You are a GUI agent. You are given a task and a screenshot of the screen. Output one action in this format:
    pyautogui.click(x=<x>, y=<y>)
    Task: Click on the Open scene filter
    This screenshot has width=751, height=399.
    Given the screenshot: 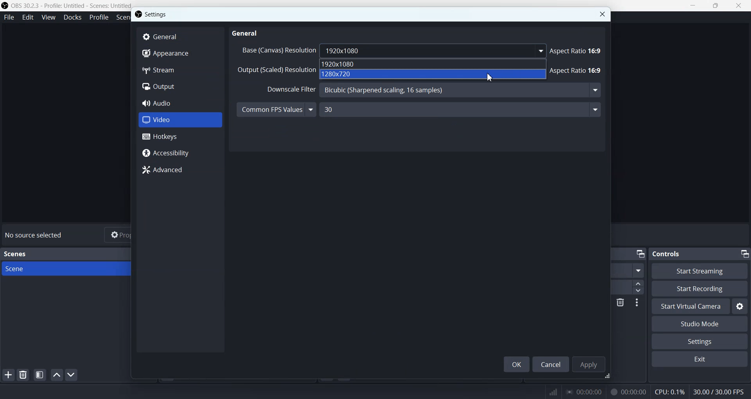 What is the action you would take?
    pyautogui.click(x=40, y=375)
    